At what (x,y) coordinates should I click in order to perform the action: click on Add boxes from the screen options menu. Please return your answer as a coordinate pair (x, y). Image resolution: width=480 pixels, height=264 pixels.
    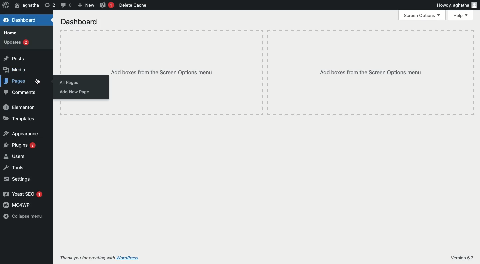
    Looking at the image, I should click on (292, 72).